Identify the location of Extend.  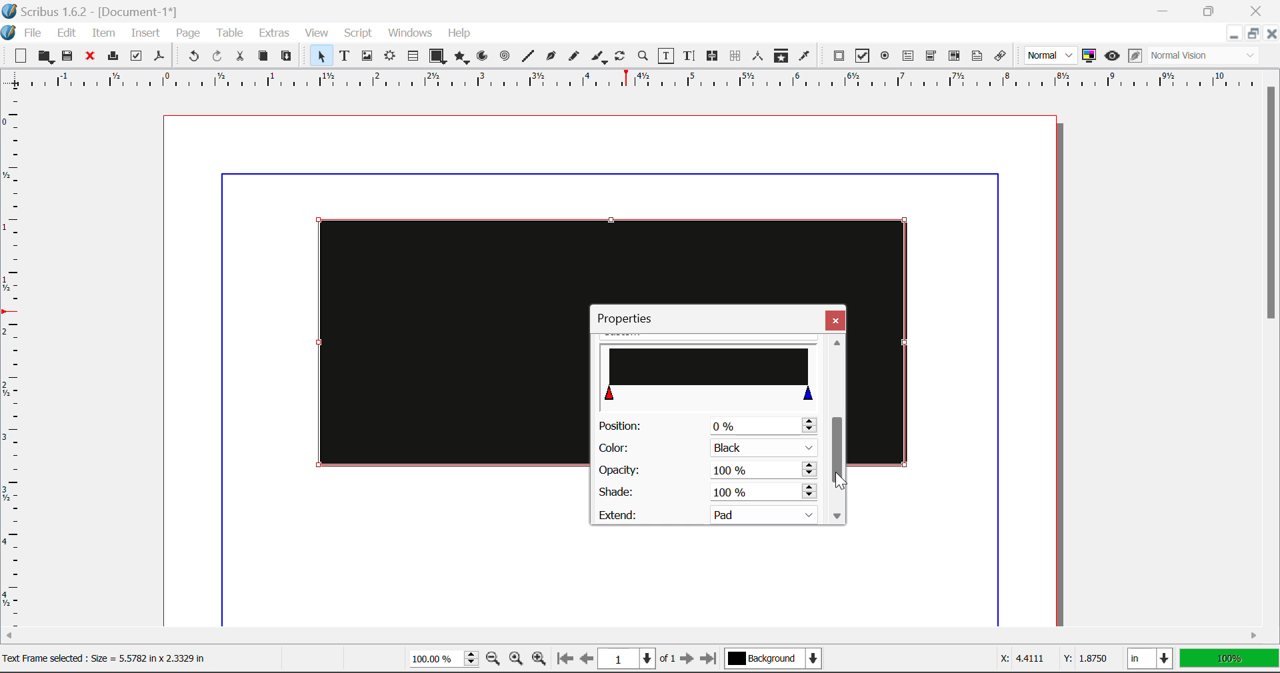
(712, 513).